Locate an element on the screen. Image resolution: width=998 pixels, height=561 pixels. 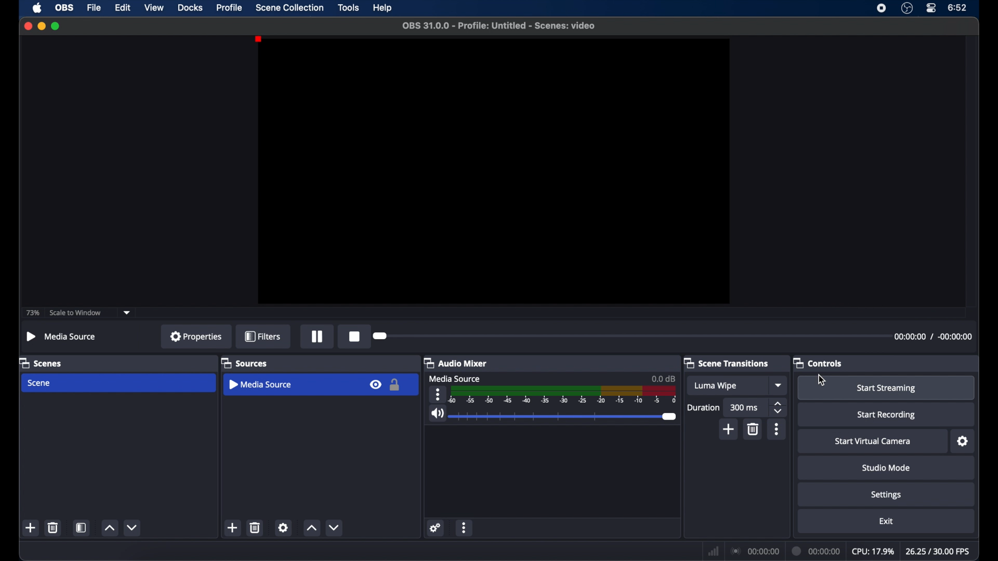
preview is located at coordinates (494, 171).